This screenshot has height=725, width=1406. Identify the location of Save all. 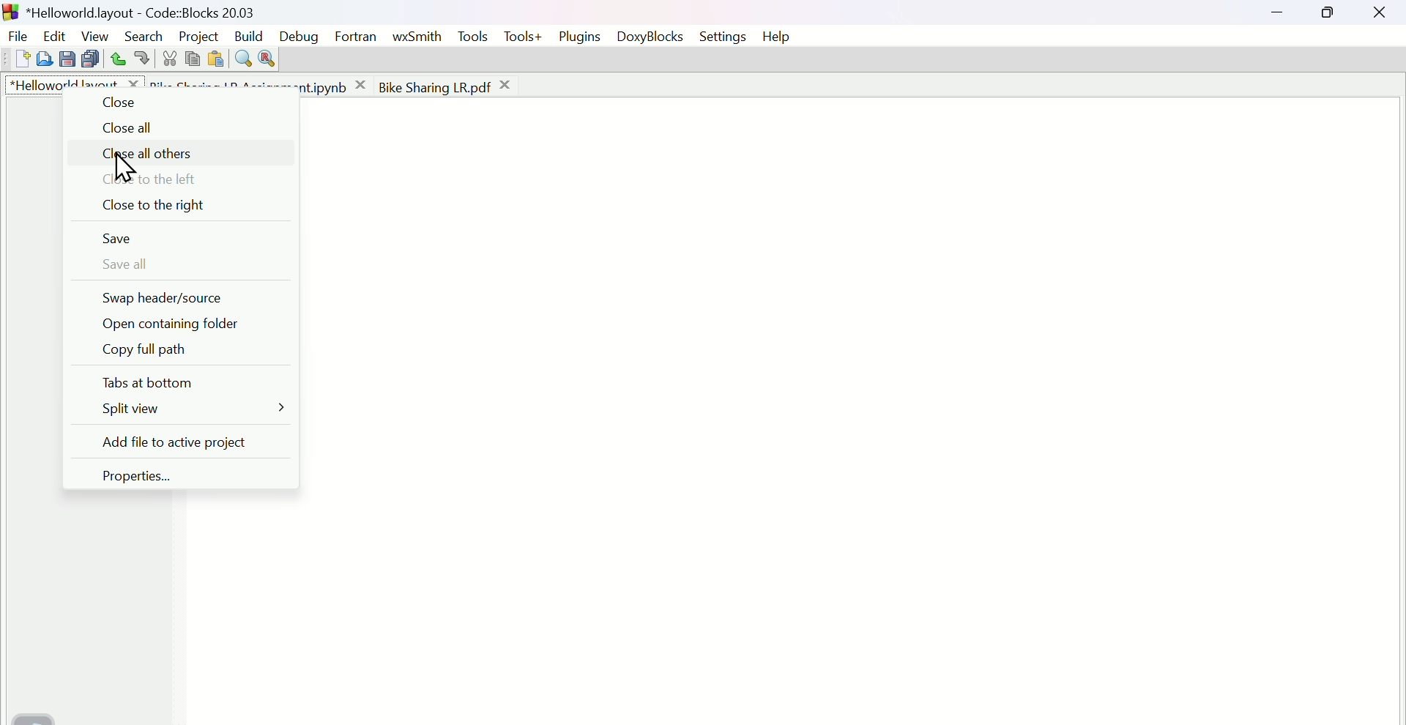
(89, 59).